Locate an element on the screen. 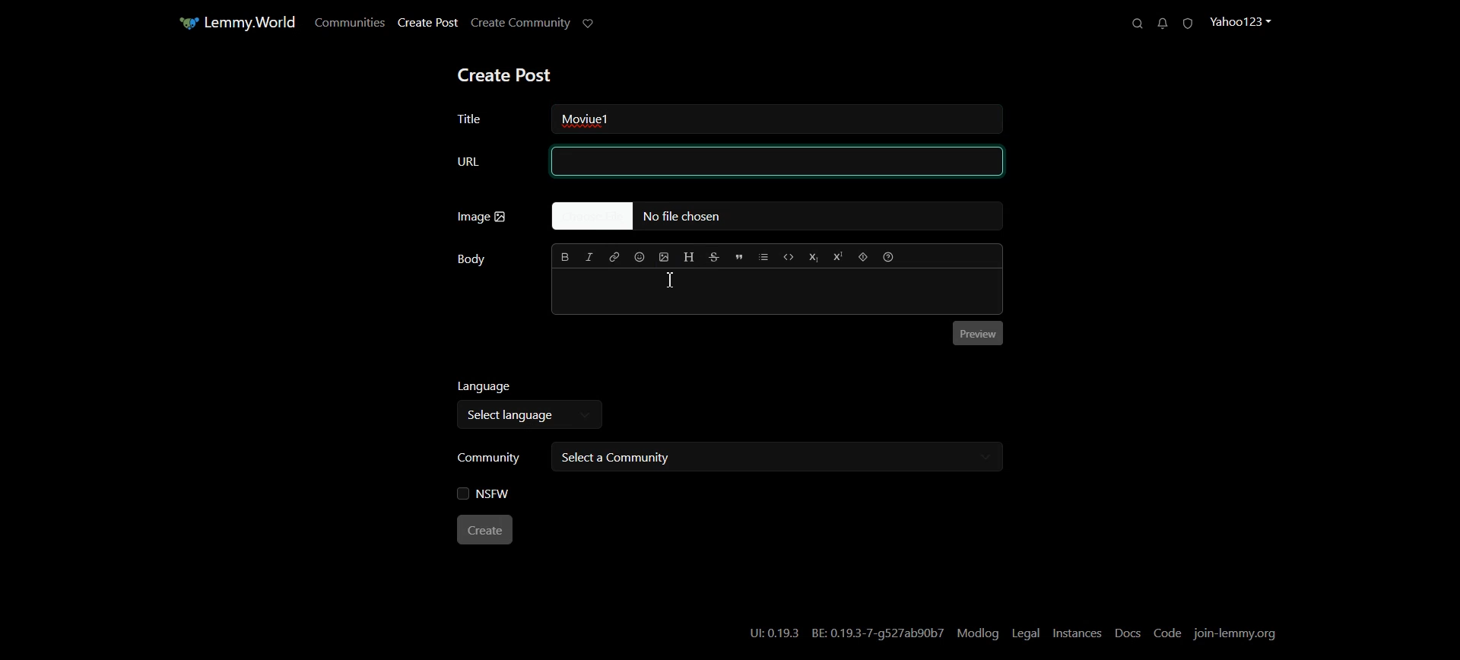 This screenshot has width=1460, height=660. Unread Messages is located at coordinates (1162, 24).